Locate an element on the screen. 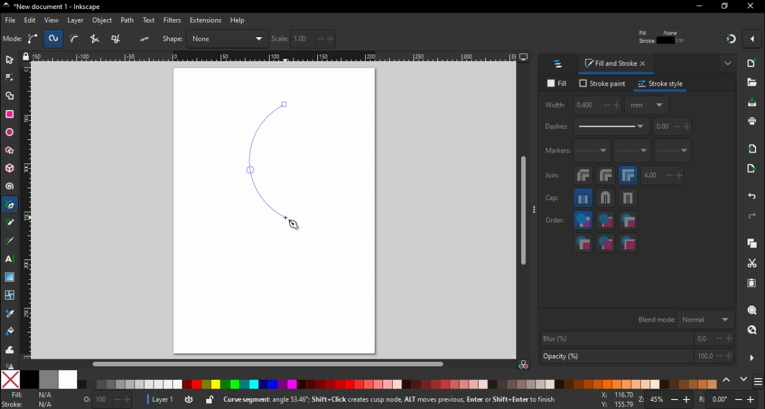  ellipse / arc tool is located at coordinates (10, 132).